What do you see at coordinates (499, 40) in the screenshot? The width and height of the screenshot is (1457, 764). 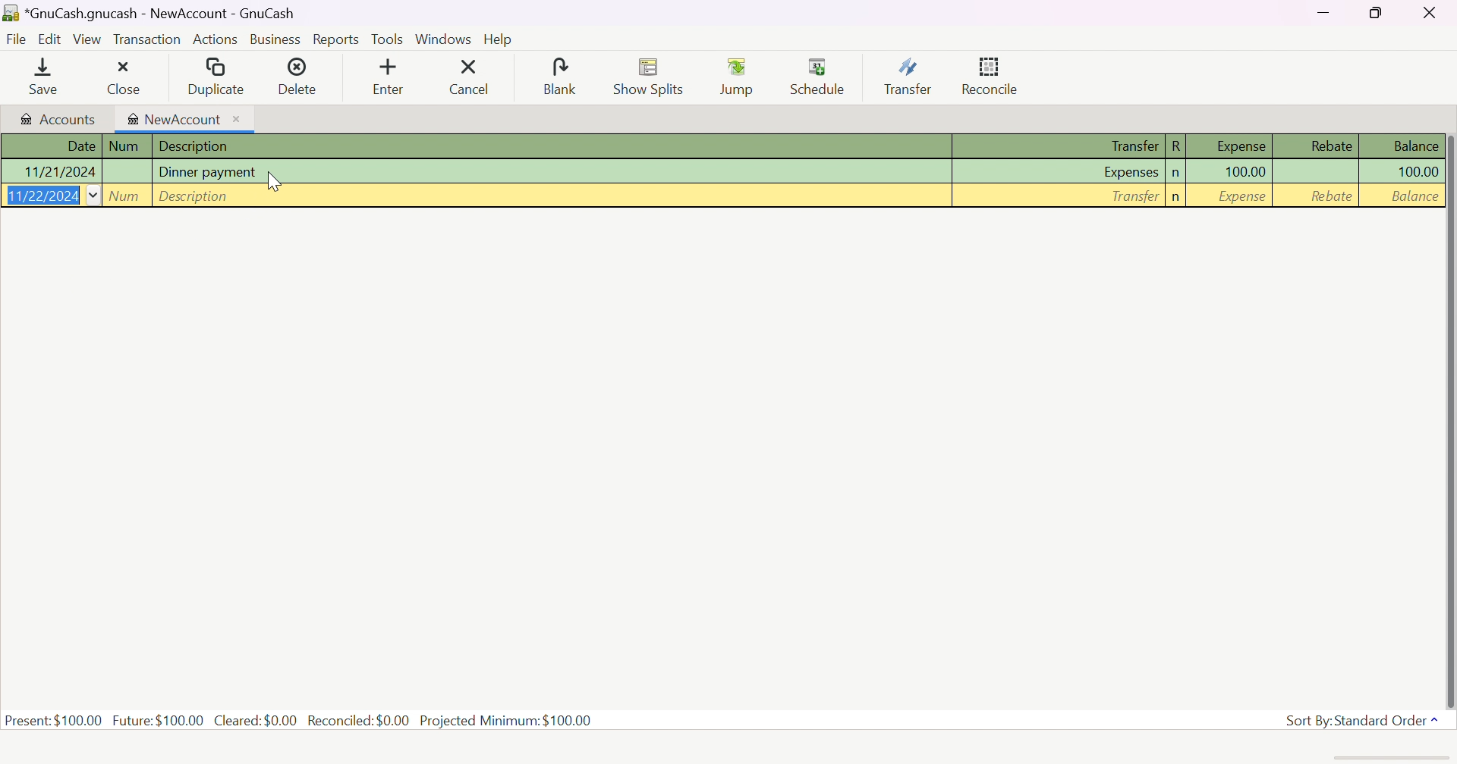 I see `Help` at bounding box center [499, 40].